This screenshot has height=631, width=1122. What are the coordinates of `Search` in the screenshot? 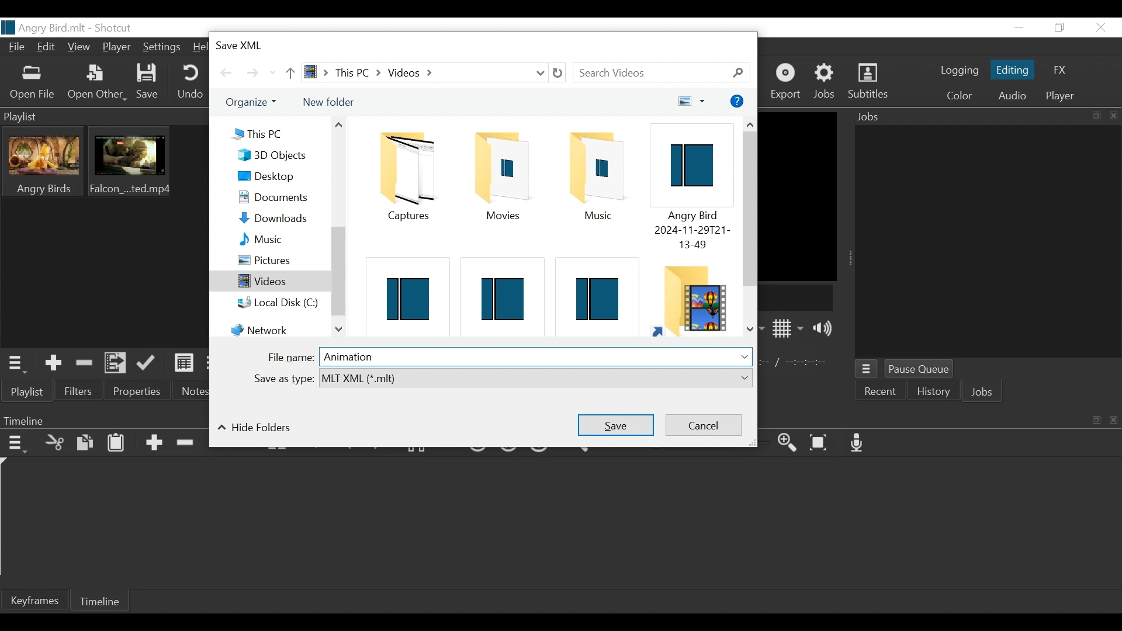 It's located at (661, 73).